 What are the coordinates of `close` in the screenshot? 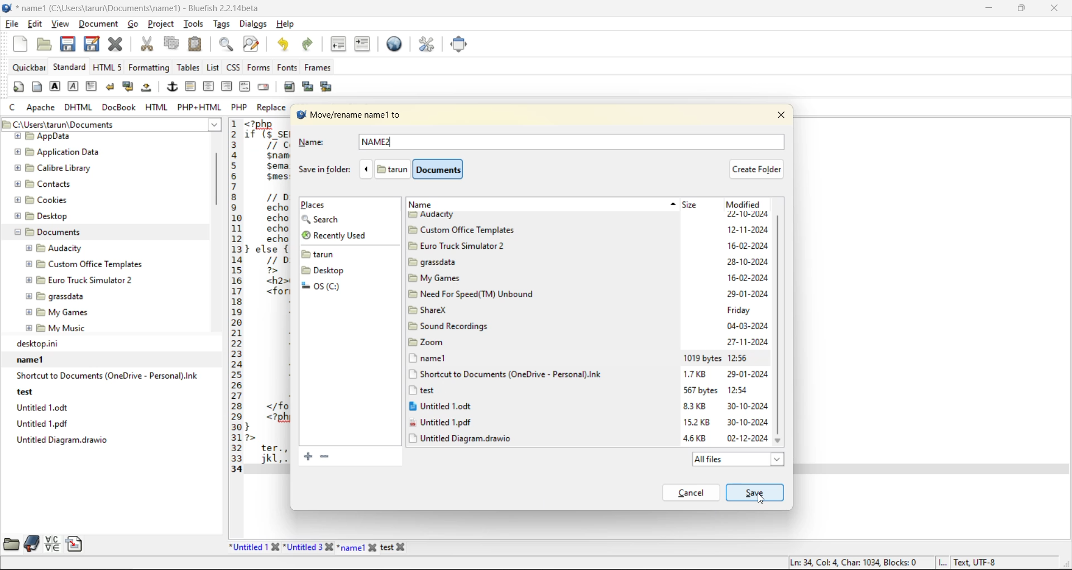 It's located at (782, 114).